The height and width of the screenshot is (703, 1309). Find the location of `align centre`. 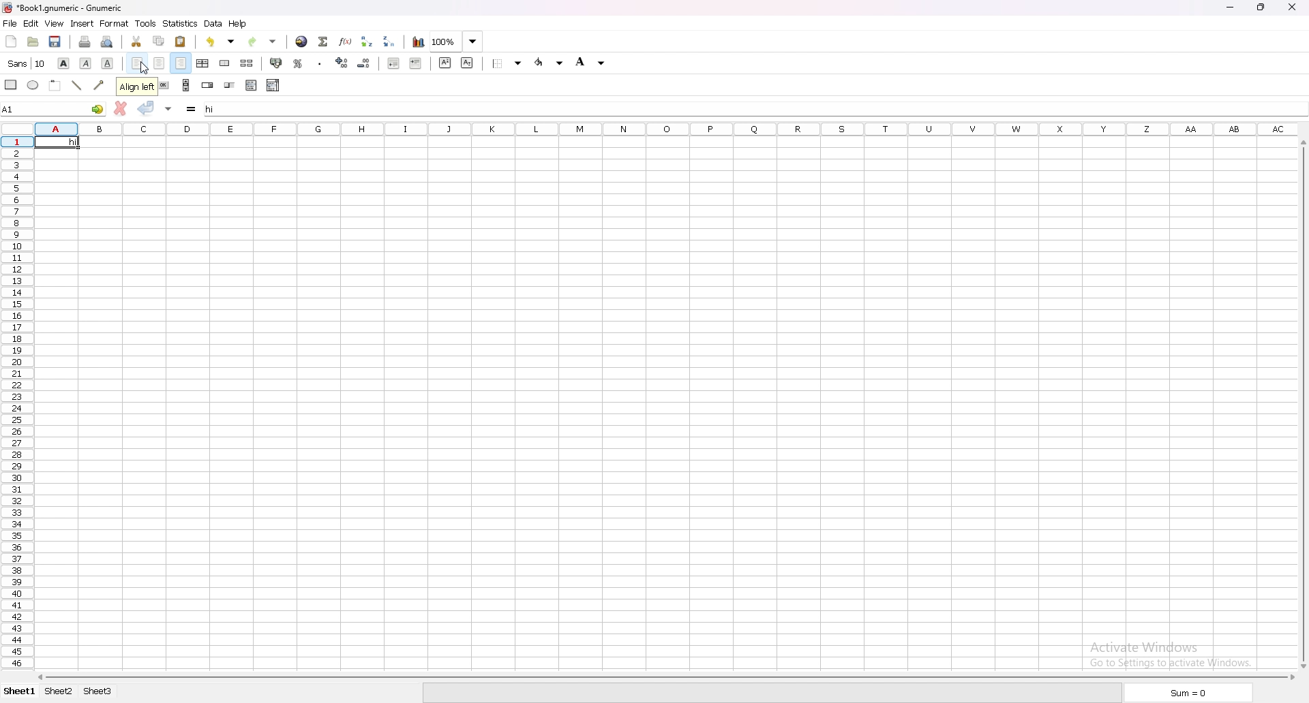

align centre is located at coordinates (160, 64).